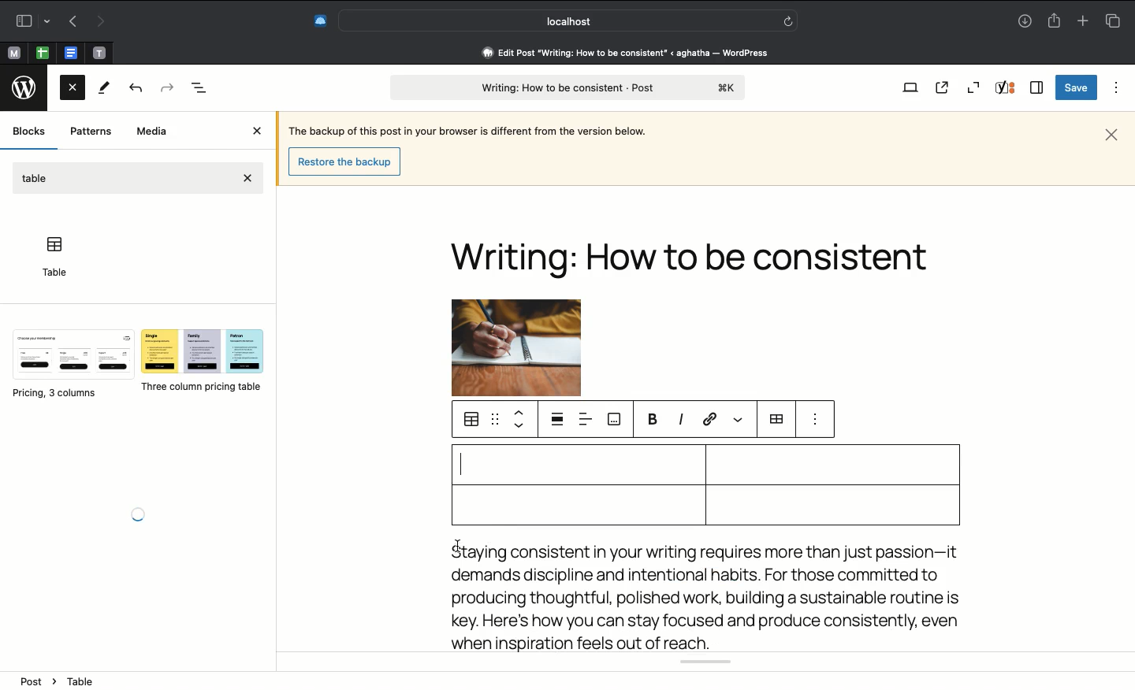  I want to click on heading, so click(93, 682).